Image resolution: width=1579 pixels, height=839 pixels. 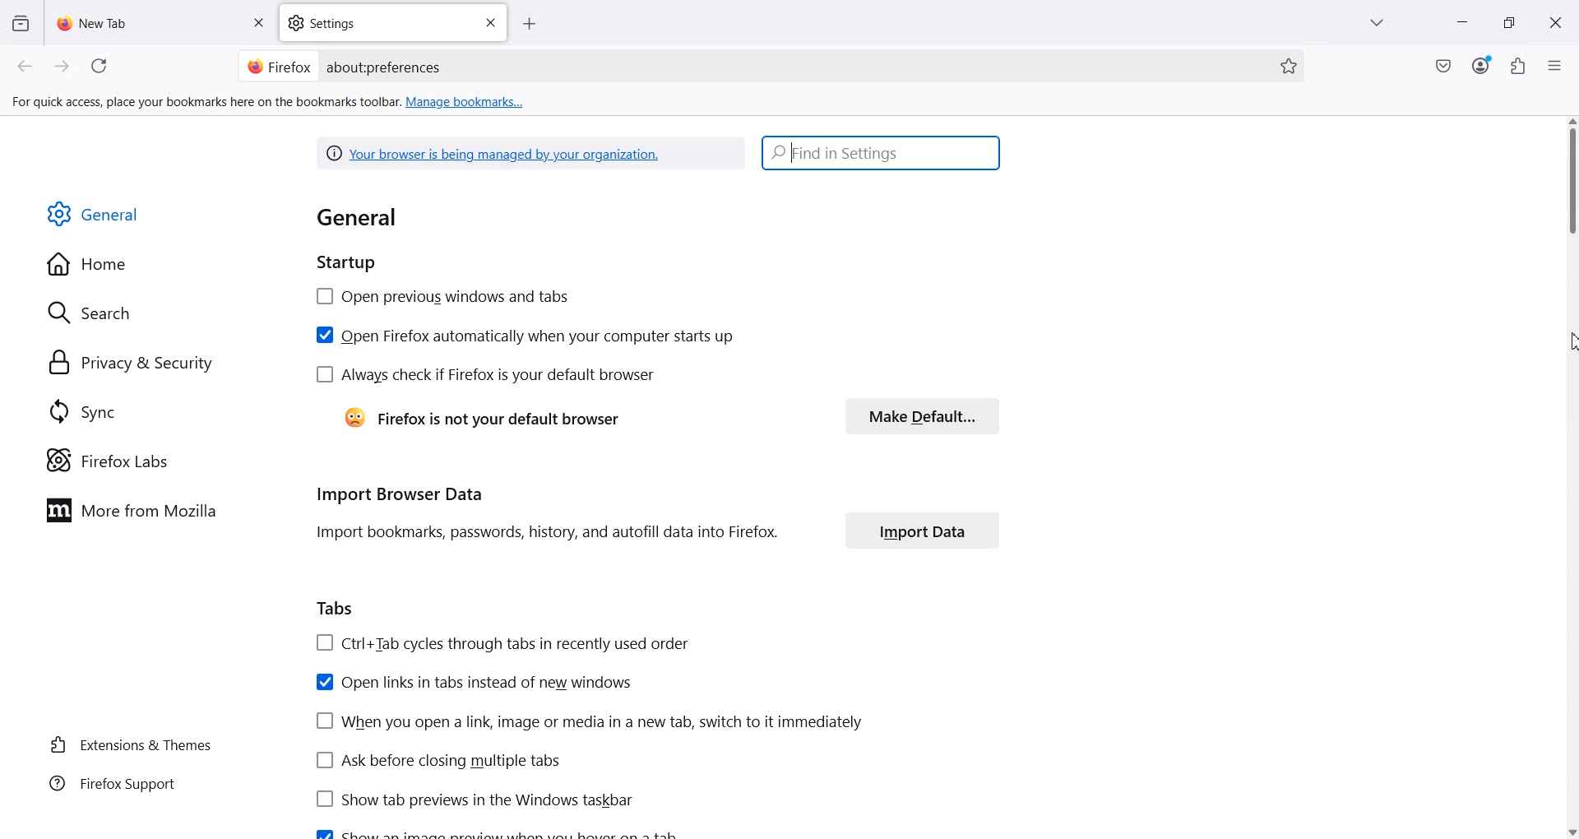 What do you see at coordinates (363, 218) in the screenshot?
I see `General` at bounding box center [363, 218].